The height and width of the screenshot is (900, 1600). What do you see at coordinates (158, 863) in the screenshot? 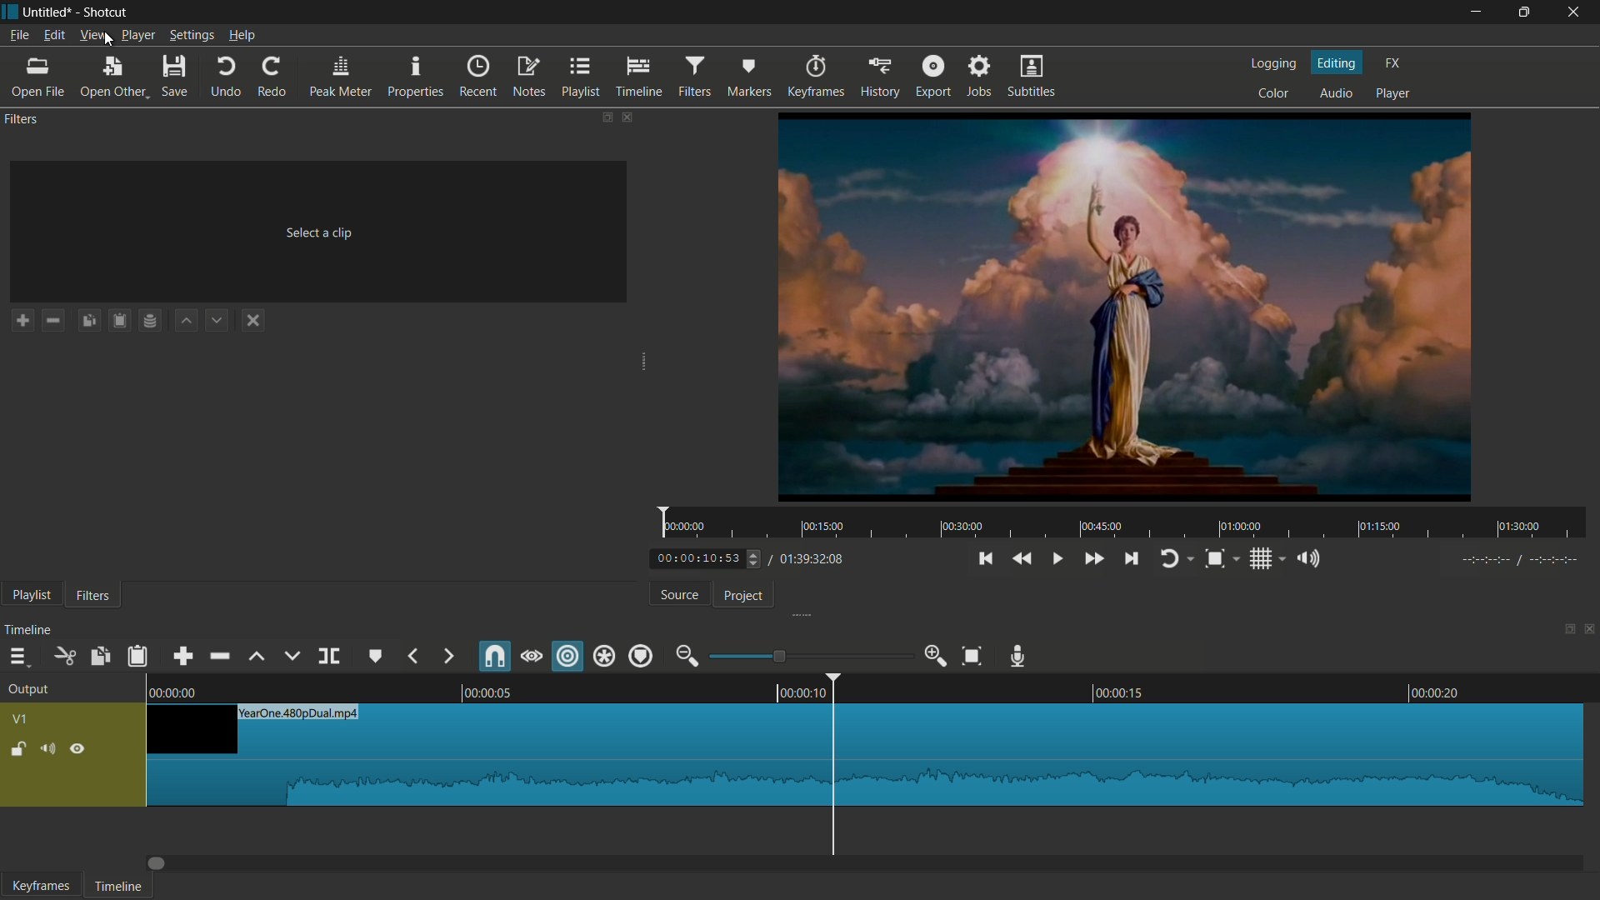
I see `move forward` at bounding box center [158, 863].